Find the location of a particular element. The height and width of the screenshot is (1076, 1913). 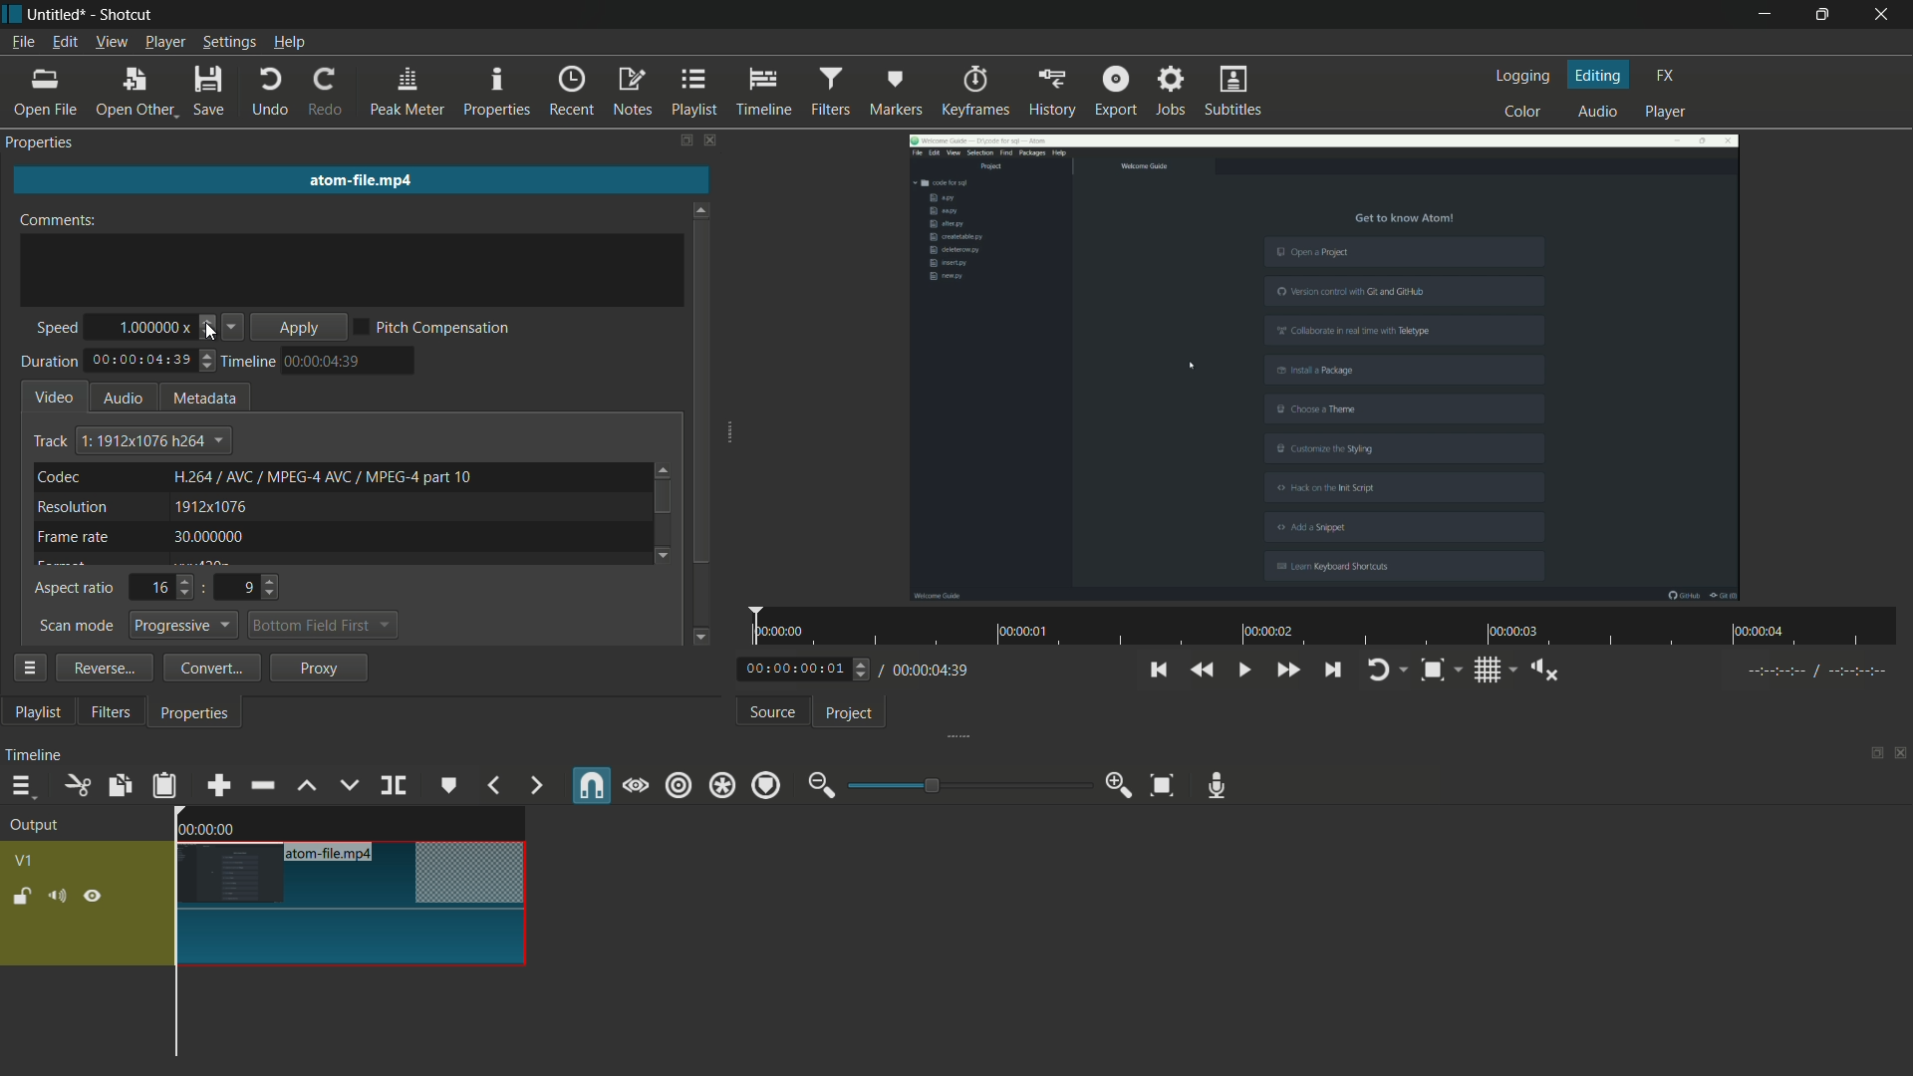

total time is located at coordinates (140, 361).